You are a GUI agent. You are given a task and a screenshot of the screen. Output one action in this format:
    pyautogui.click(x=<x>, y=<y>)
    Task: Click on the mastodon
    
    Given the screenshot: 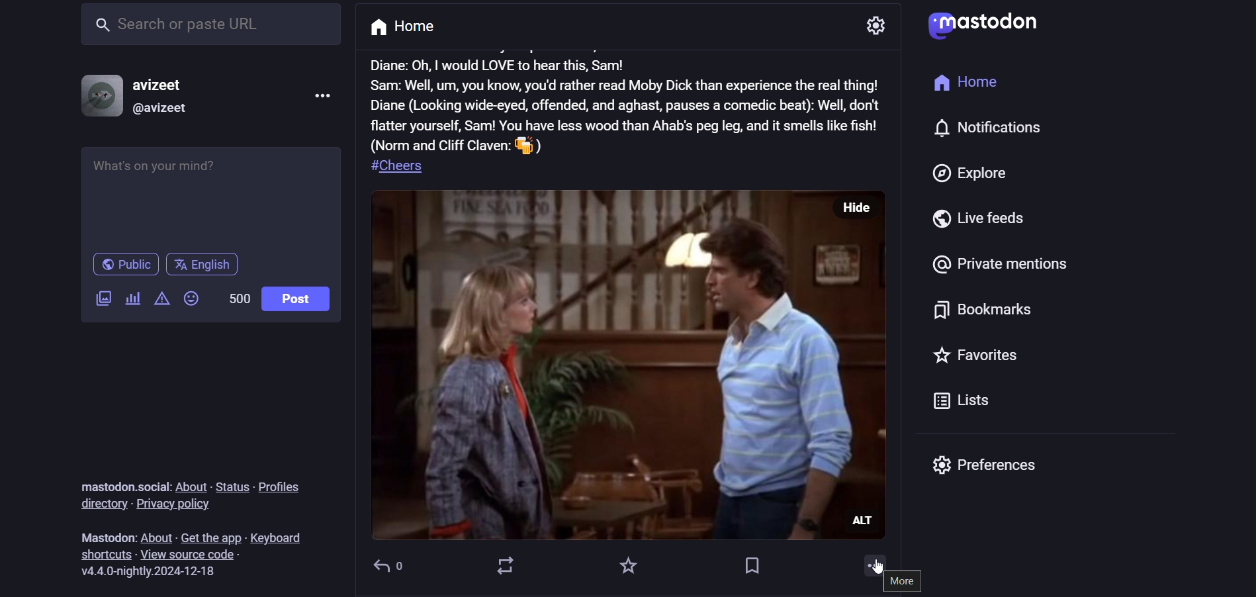 What is the action you would take?
    pyautogui.click(x=103, y=535)
    